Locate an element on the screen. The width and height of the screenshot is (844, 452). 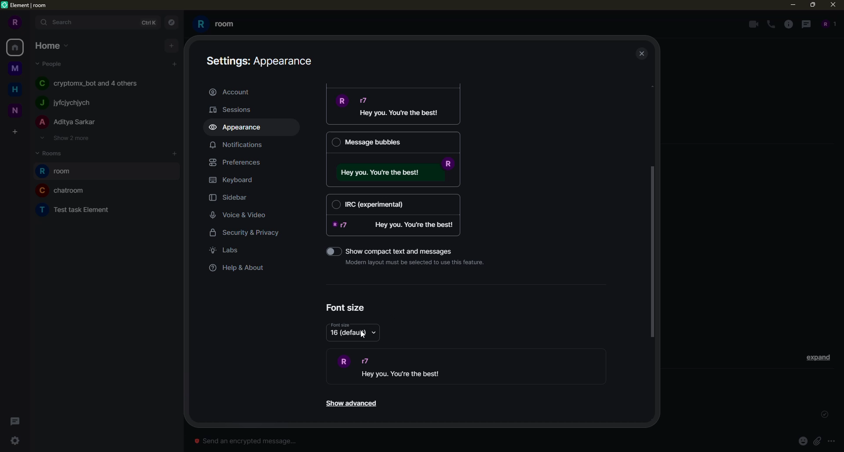
minimize is located at coordinates (790, 4).